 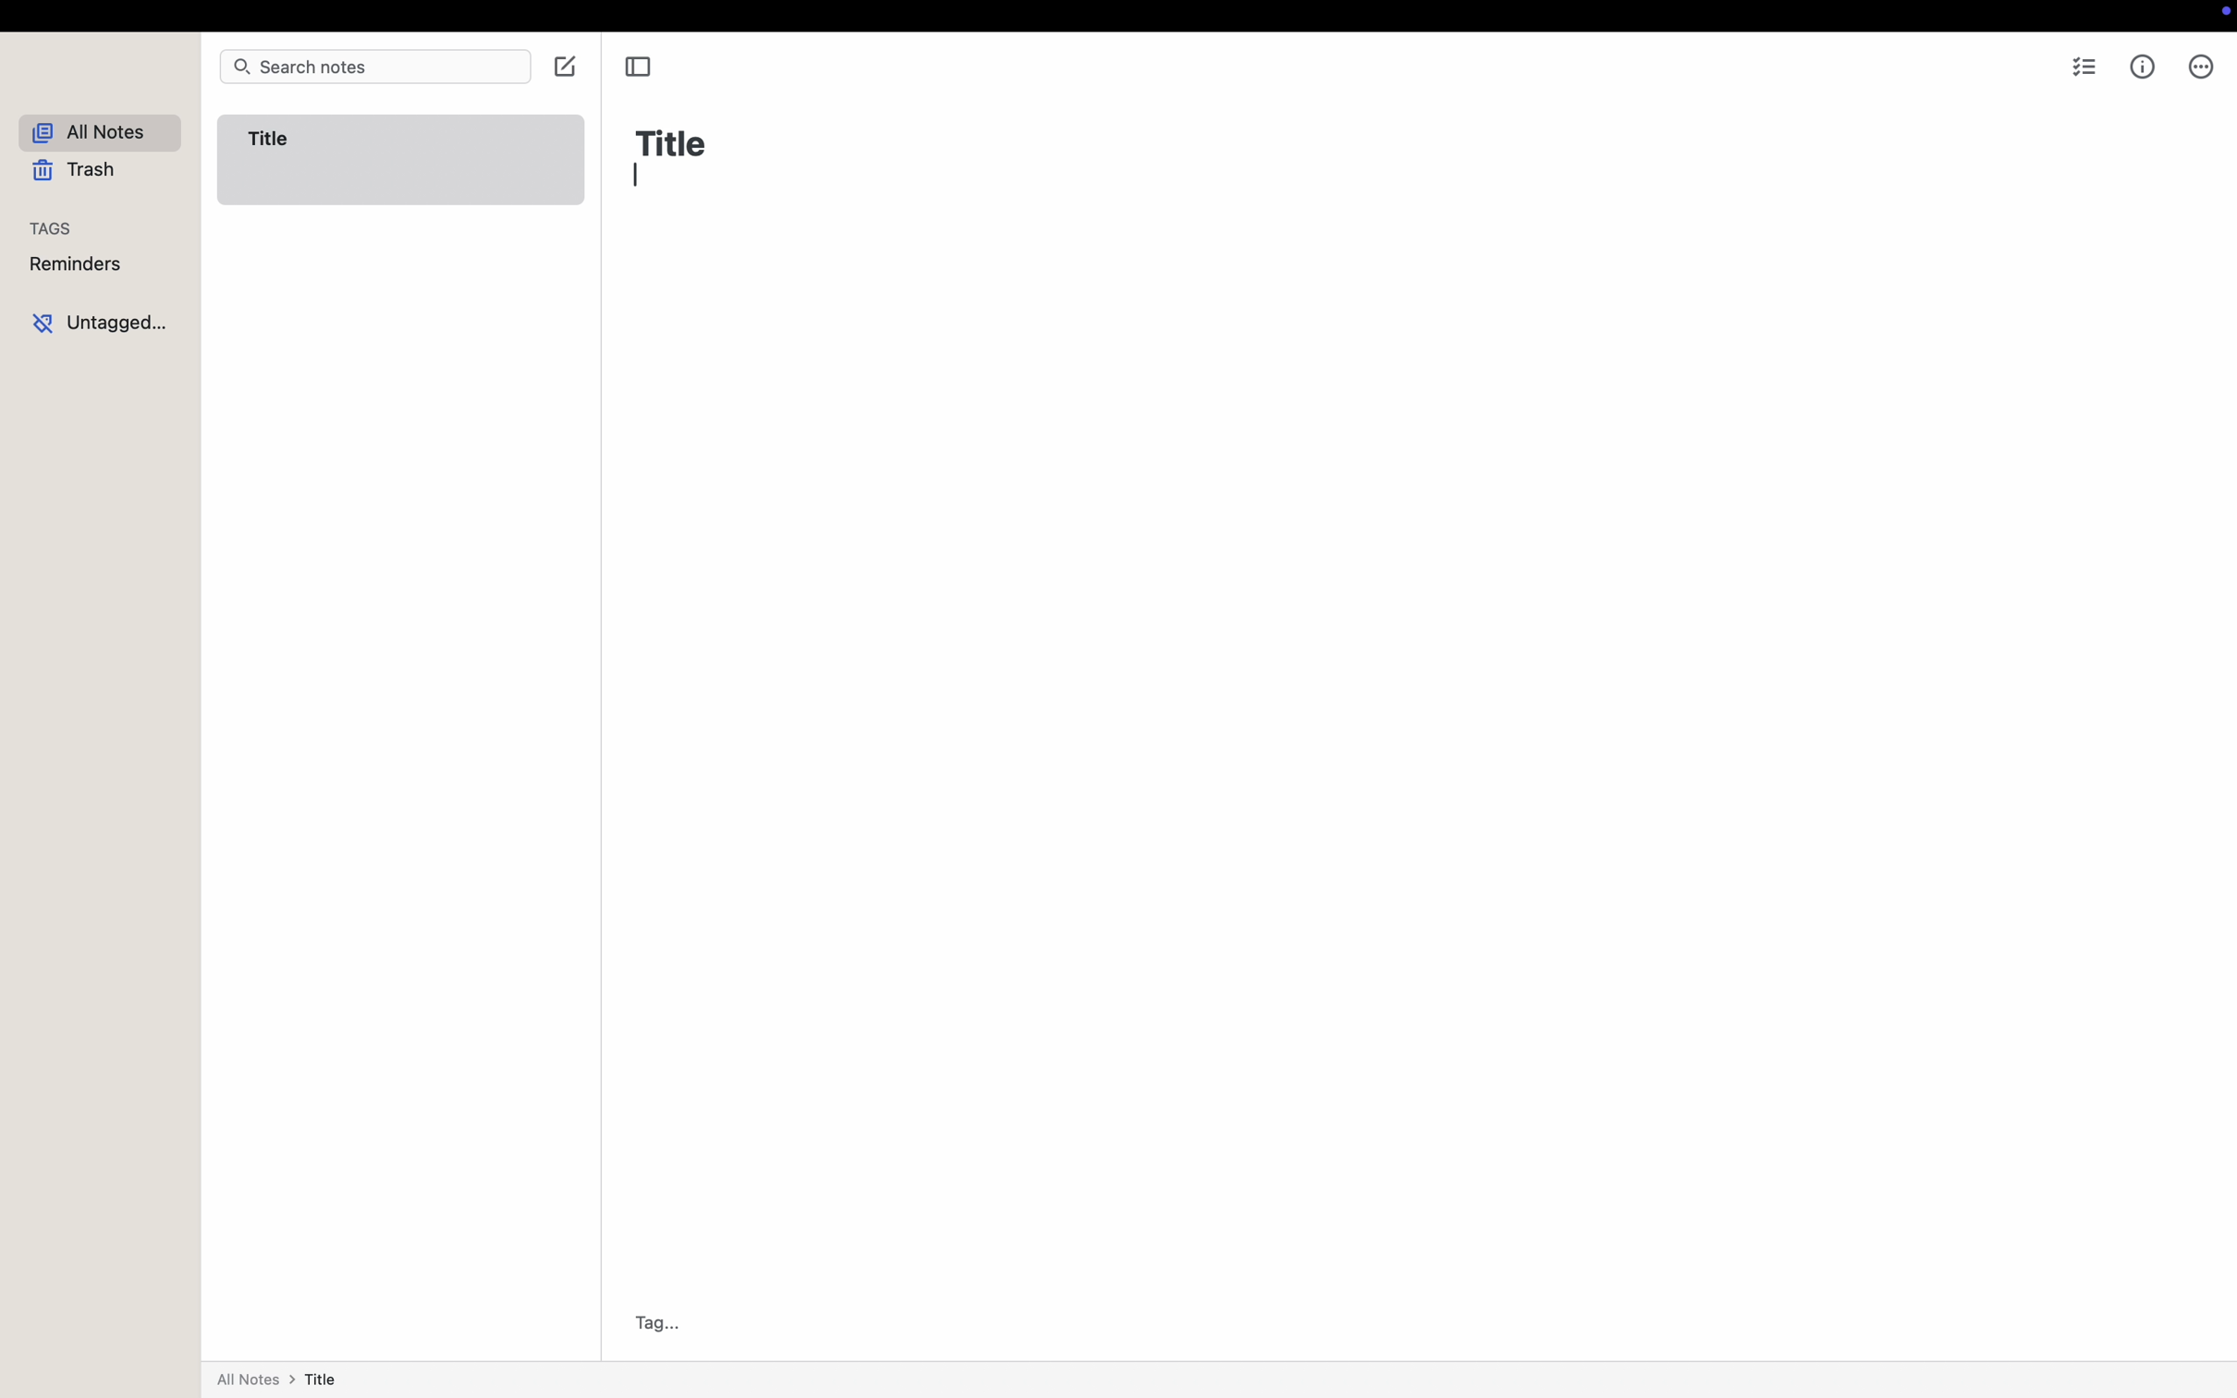 What do you see at coordinates (99, 228) in the screenshot?
I see `tags` at bounding box center [99, 228].